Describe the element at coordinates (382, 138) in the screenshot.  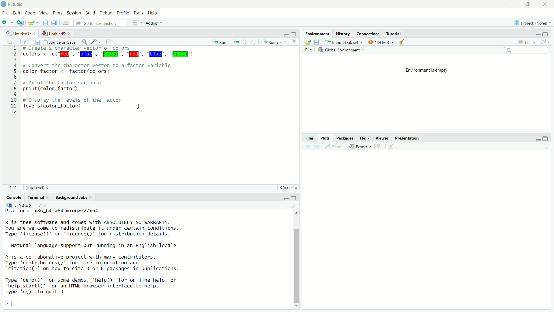
I see `Viewer` at that location.